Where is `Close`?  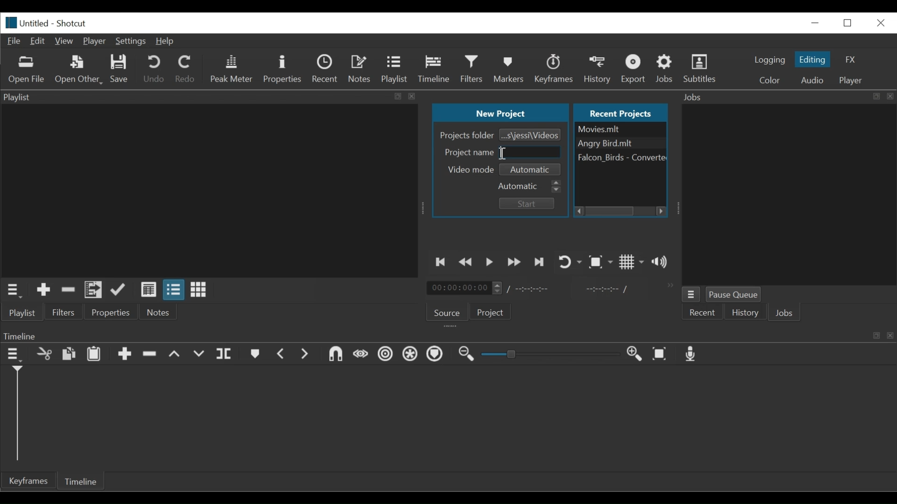 Close is located at coordinates (881, 23).